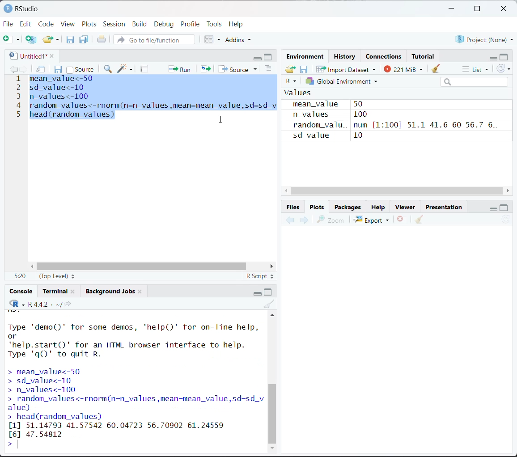 The image size is (517, 457). Describe the element at coordinates (420, 220) in the screenshot. I see `clear all plots` at that location.